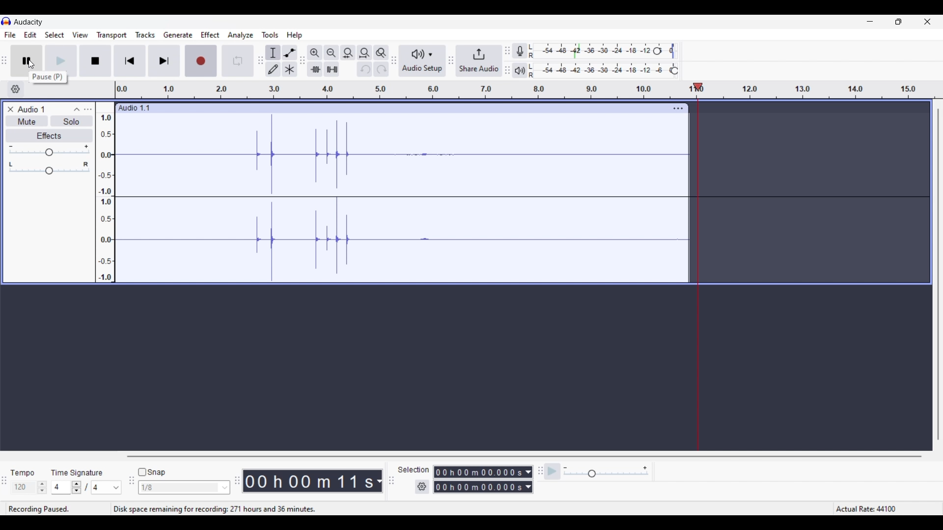  What do you see at coordinates (532, 62) in the screenshot?
I see `L R L R` at bounding box center [532, 62].